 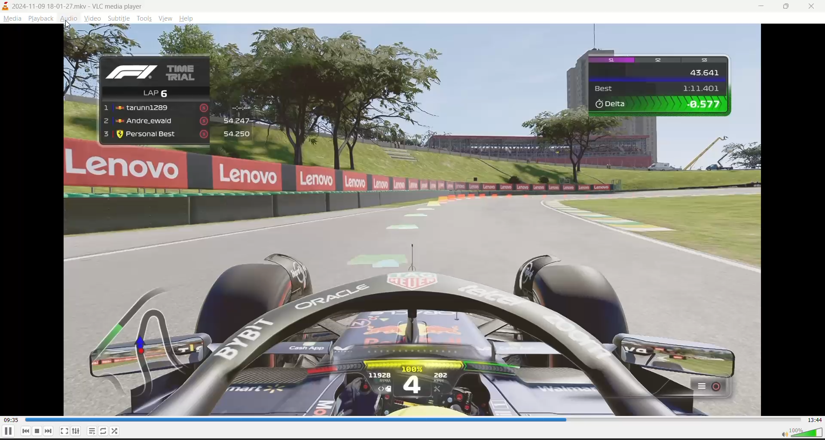 What do you see at coordinates (40, 19) in the screenshot?
I see `playback` at bounding box center [40, 19].